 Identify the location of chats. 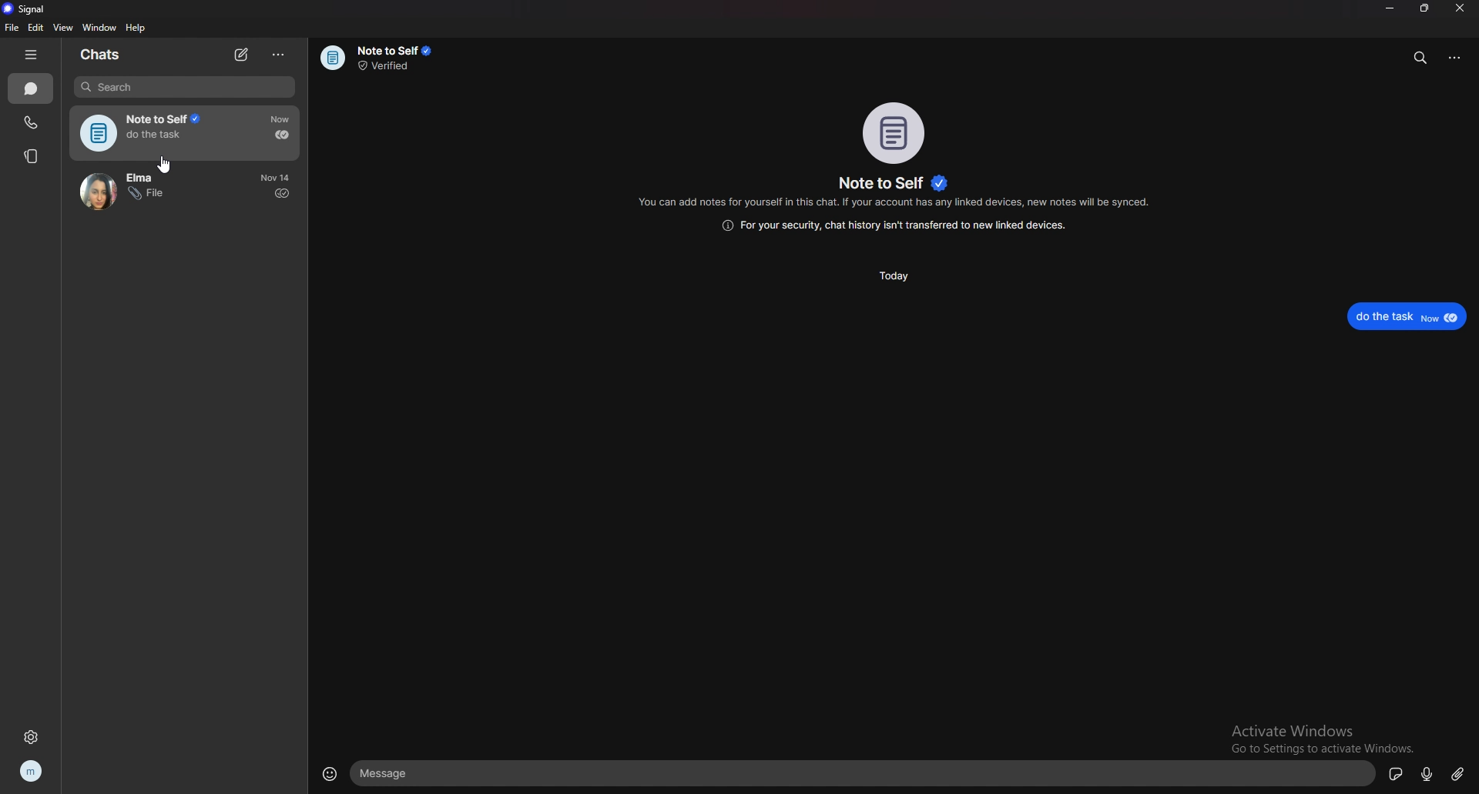
(101, 55).